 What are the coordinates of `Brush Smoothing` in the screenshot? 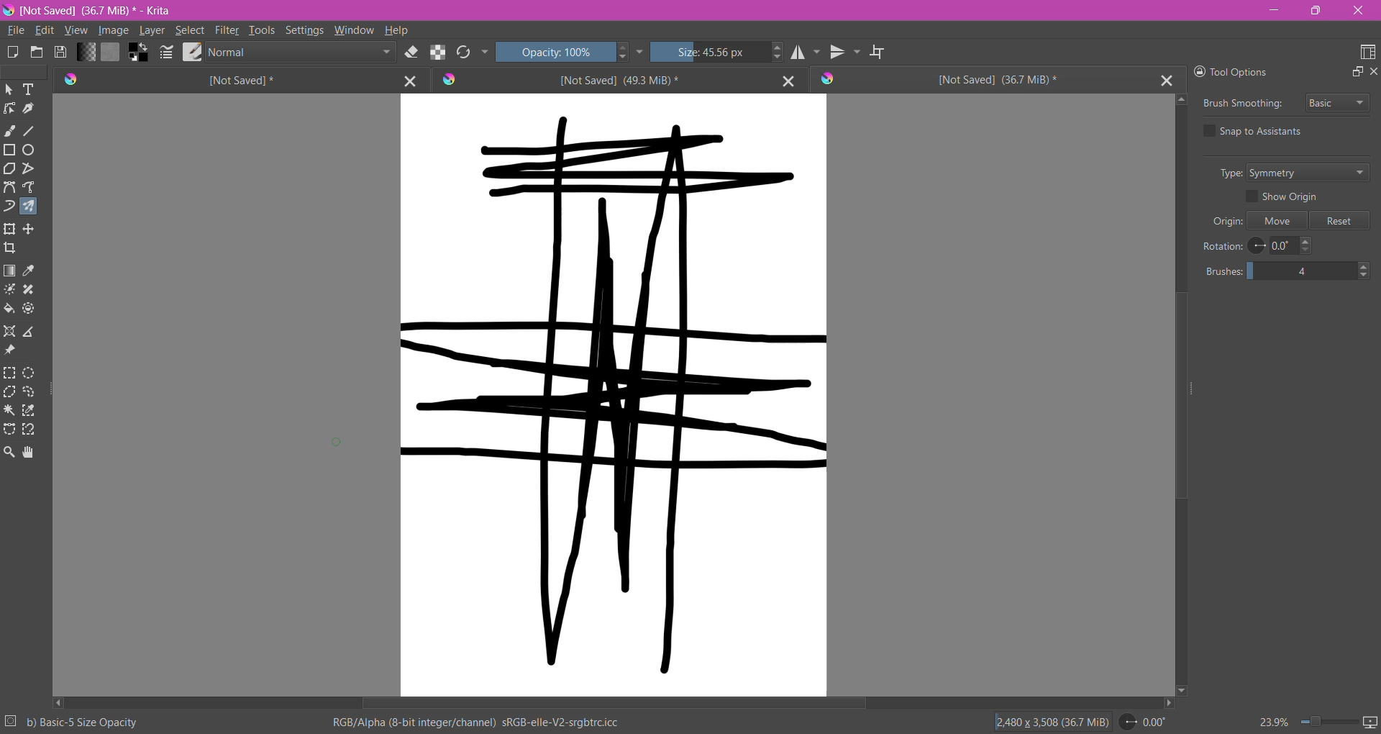 It's located at (1241, 105).